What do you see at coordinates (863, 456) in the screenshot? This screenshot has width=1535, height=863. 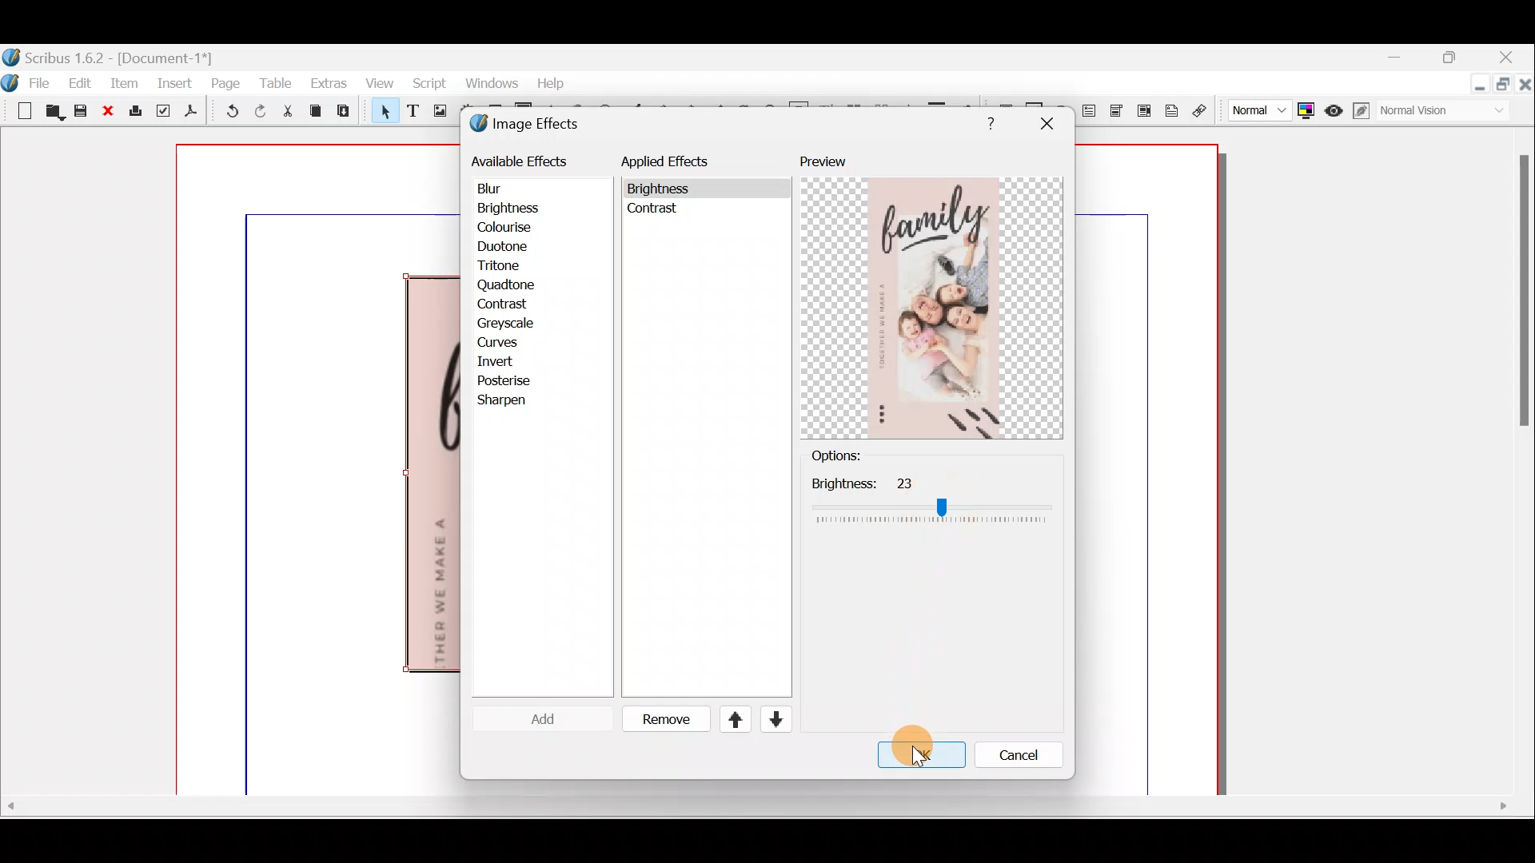 I see `Options` at bounding box center [863, 456].